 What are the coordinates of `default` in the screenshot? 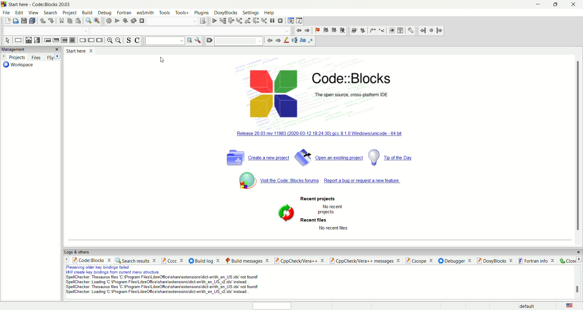 It's located at (530, 306).